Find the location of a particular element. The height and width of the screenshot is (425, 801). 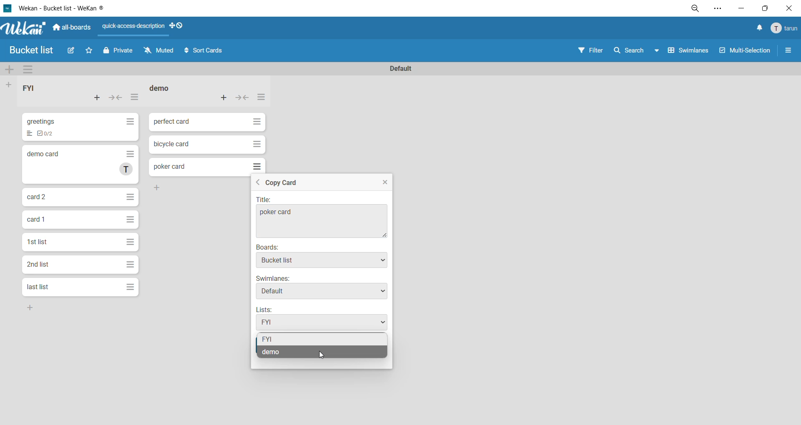

filter is located at coordinates (593, 50).